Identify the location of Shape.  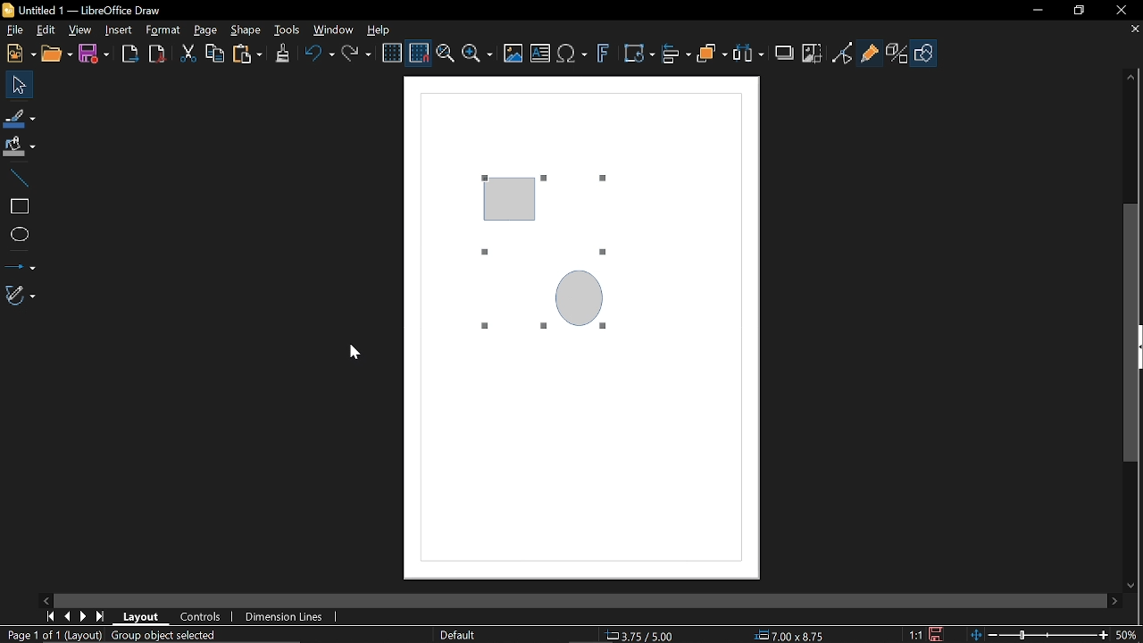
(246, 32).